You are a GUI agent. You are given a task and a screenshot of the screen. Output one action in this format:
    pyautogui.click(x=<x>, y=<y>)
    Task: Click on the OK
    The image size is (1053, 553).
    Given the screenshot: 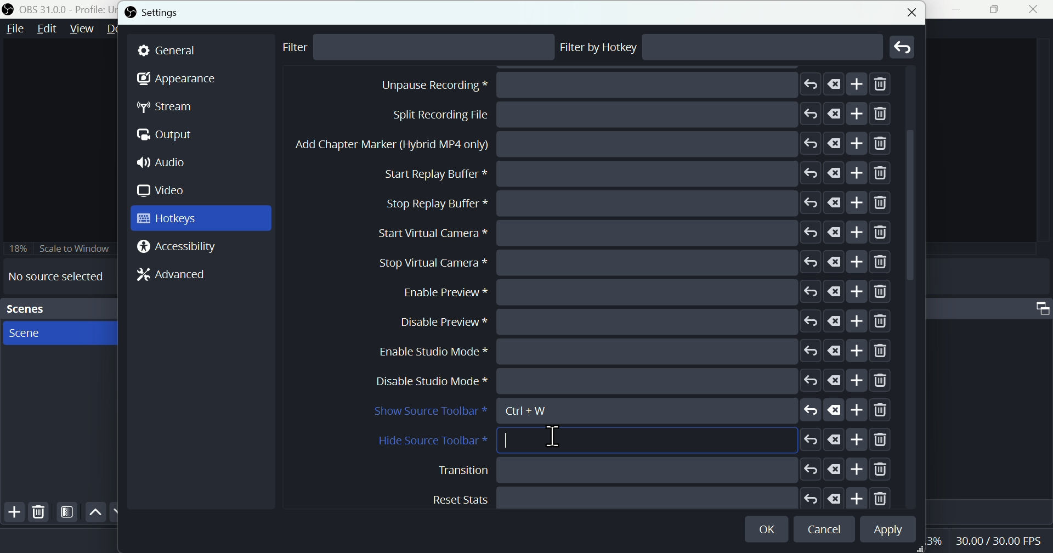 What is the action you would take?
    pyautogui.click(x=768, y=527)
    